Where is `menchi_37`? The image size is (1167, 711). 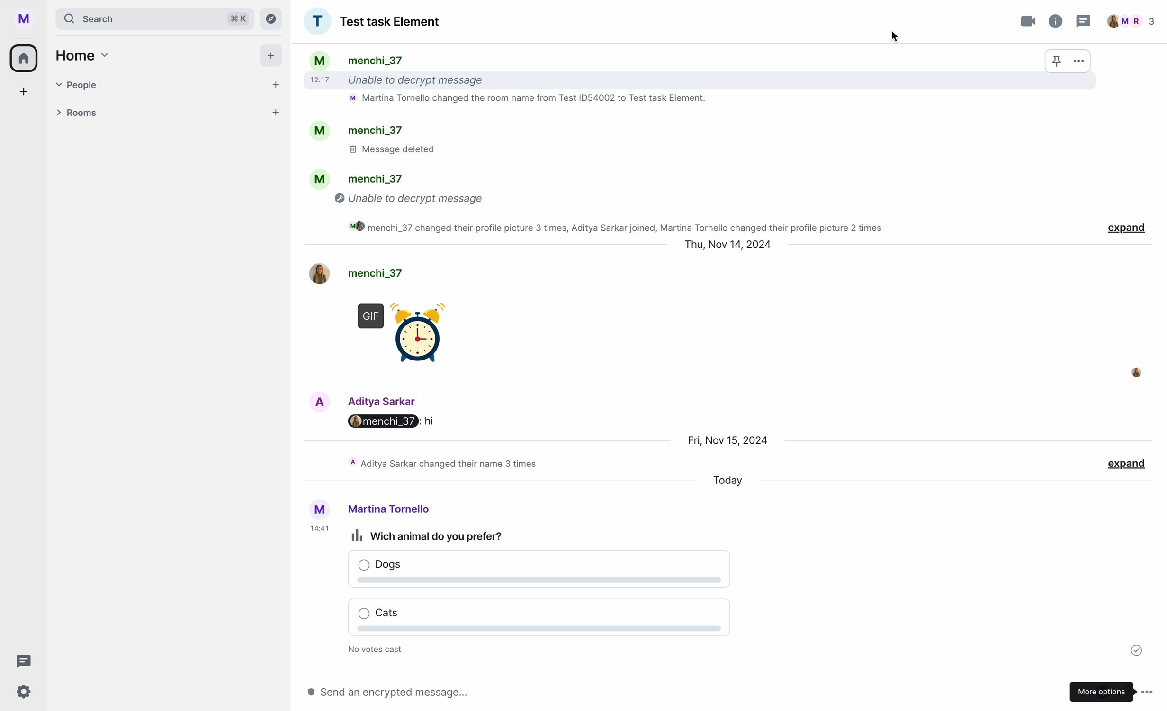 menchi_37 is located at coordinates (357, 272).